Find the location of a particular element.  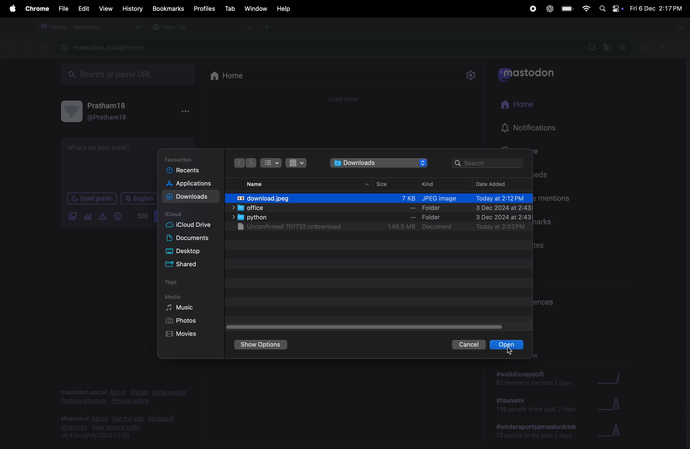

name is located at coordinates (254, 183).